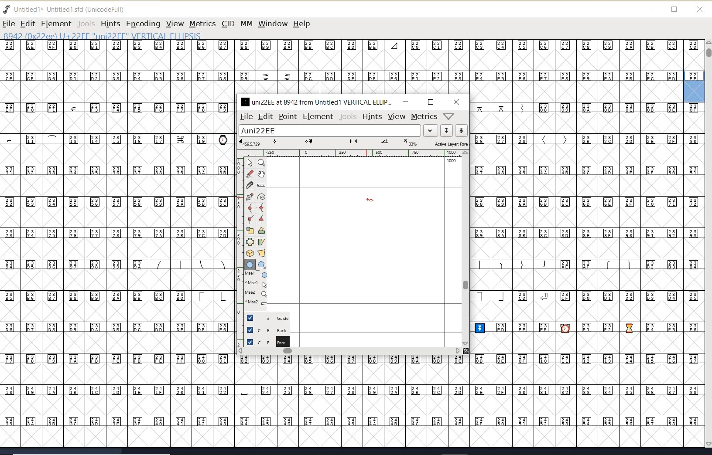 The height and width of the screenshot is (455, 712). I want to click on HINTS, so click(110, 24).